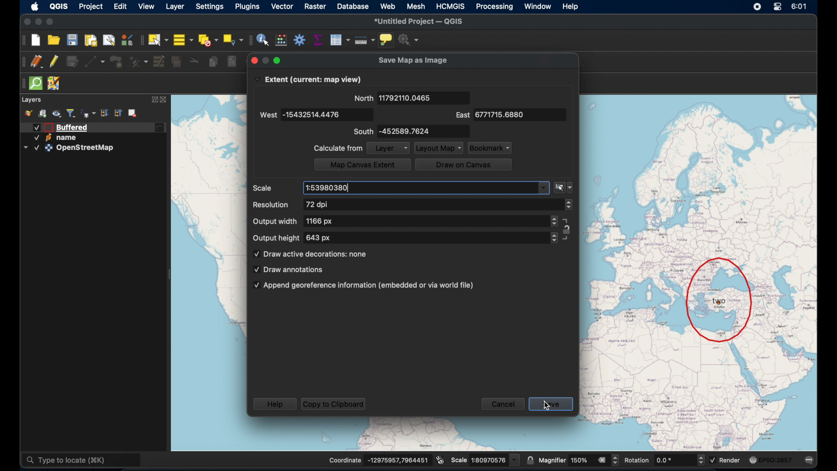 This screenshot has height=471, width=837. Describe the element at coordinates (310, 254) in the screenshot. I see `draw active decorations: none` at that location.